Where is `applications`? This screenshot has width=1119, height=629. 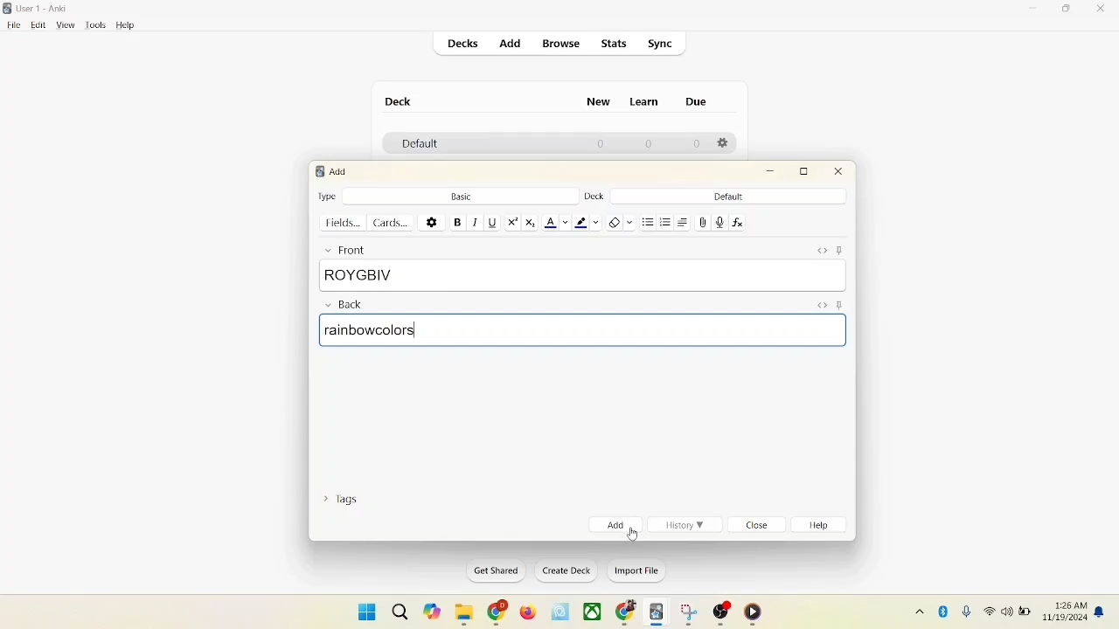
applications is located at coordinates (593, 612).